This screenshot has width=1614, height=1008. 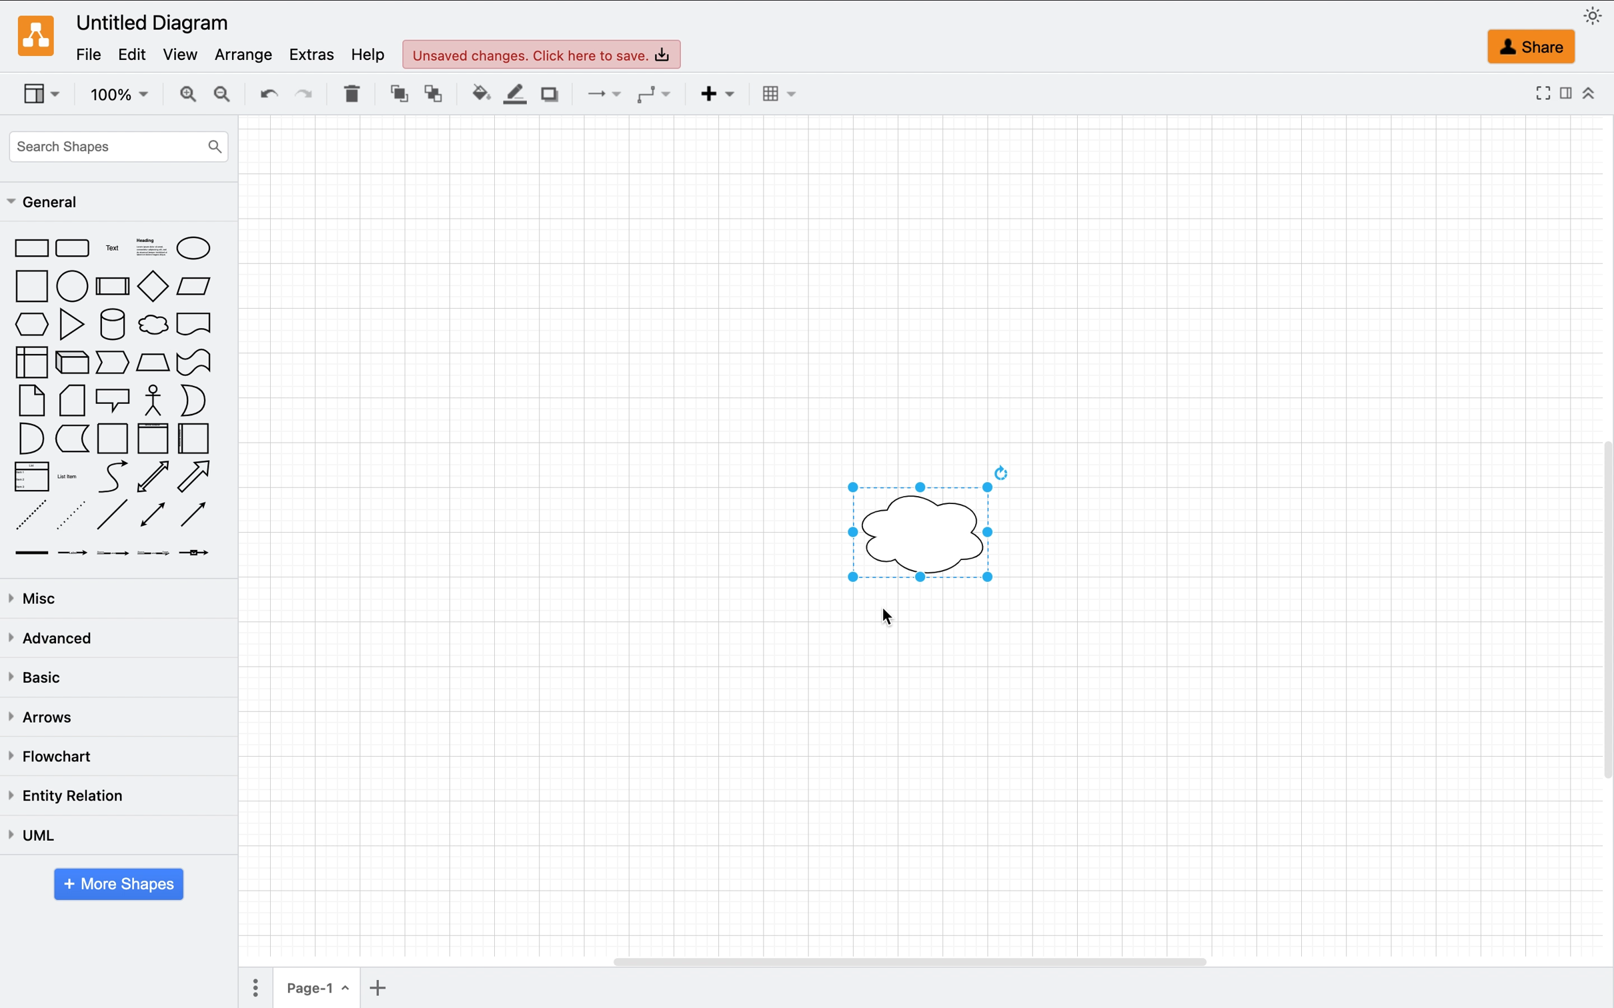 What do you see at coordinates (33, 477) in the screenshot?
I see `list` at bounding box center [33, 477].